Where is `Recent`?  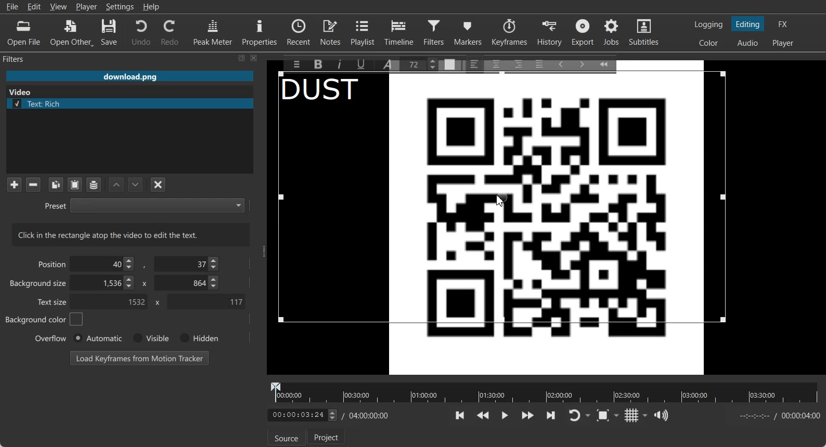
Recent is located at coordinates (299, 31).